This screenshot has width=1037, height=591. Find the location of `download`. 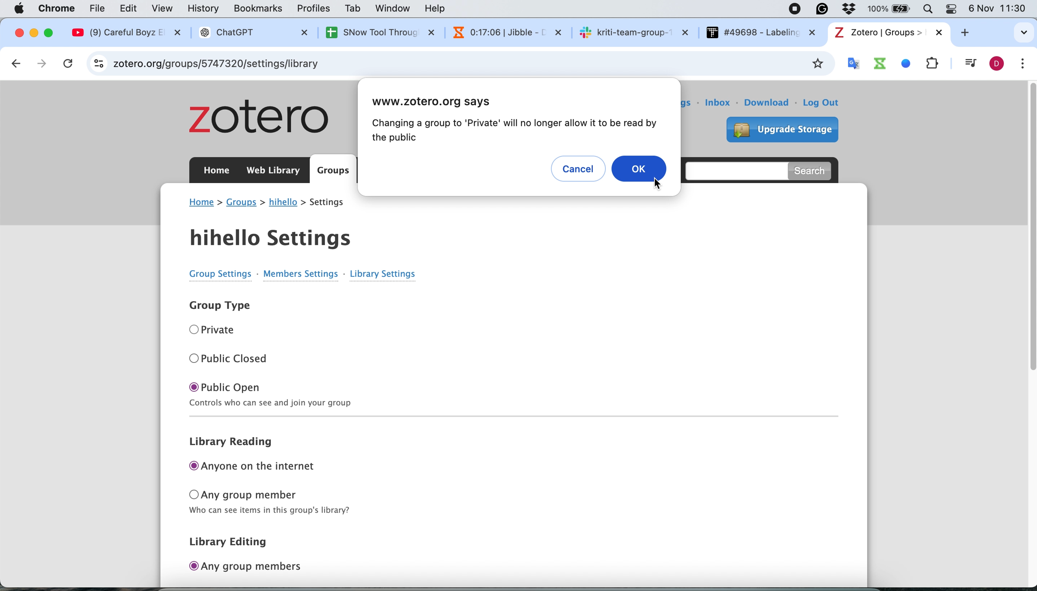

download is located at coordinates (768, 102).